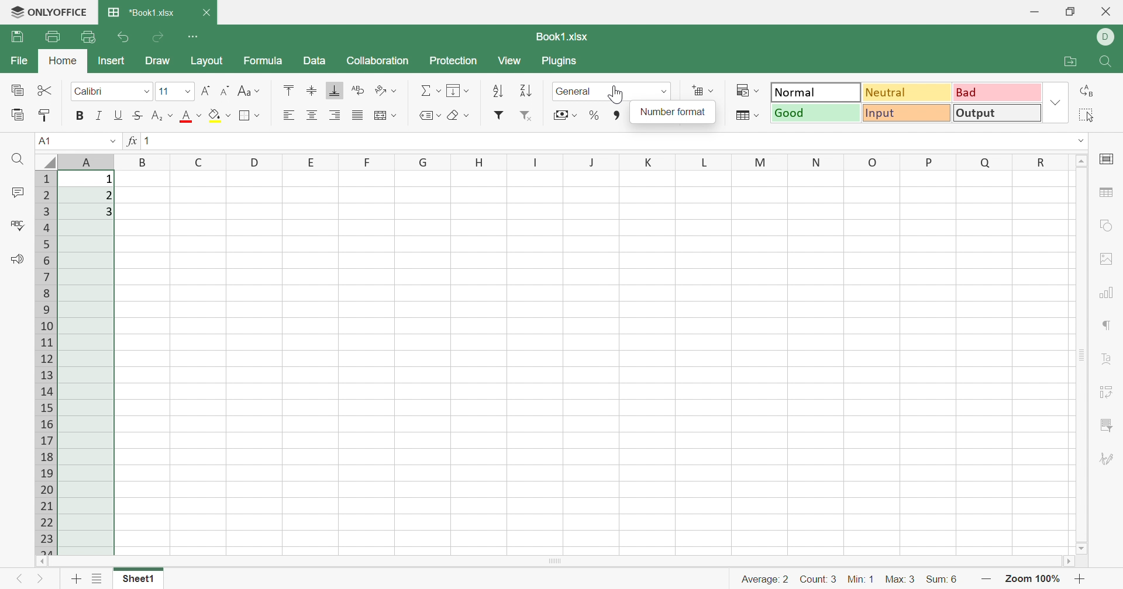  Describe the element at coordinates (1070, 13) in the screenshot. I see `Restore down` at that location.